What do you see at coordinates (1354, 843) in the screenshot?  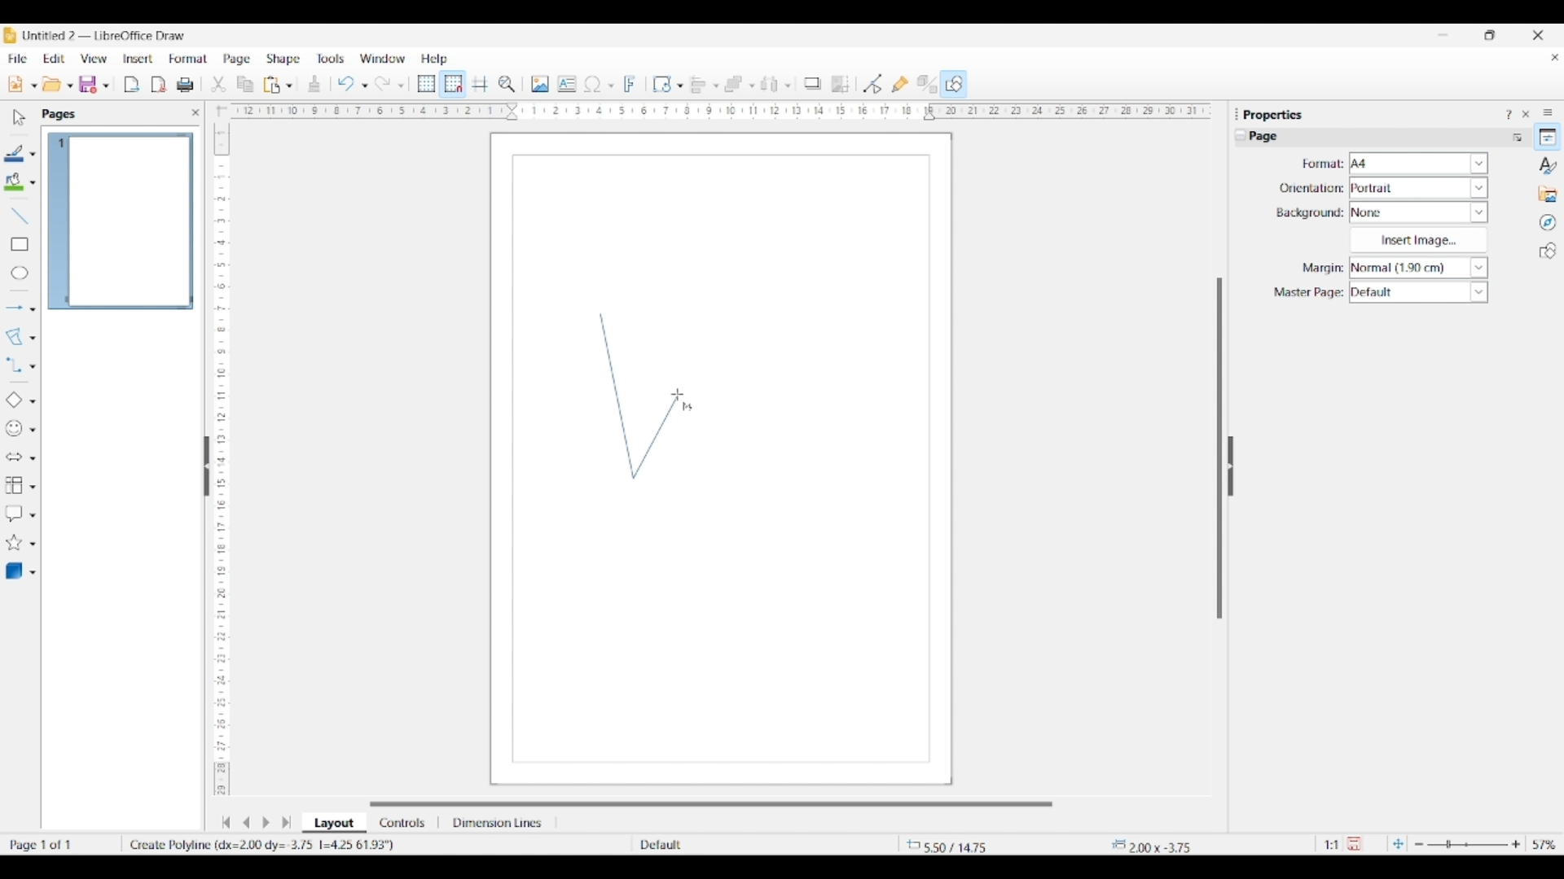 I see `Click to save modifications` at bounding box center [1354, 843].